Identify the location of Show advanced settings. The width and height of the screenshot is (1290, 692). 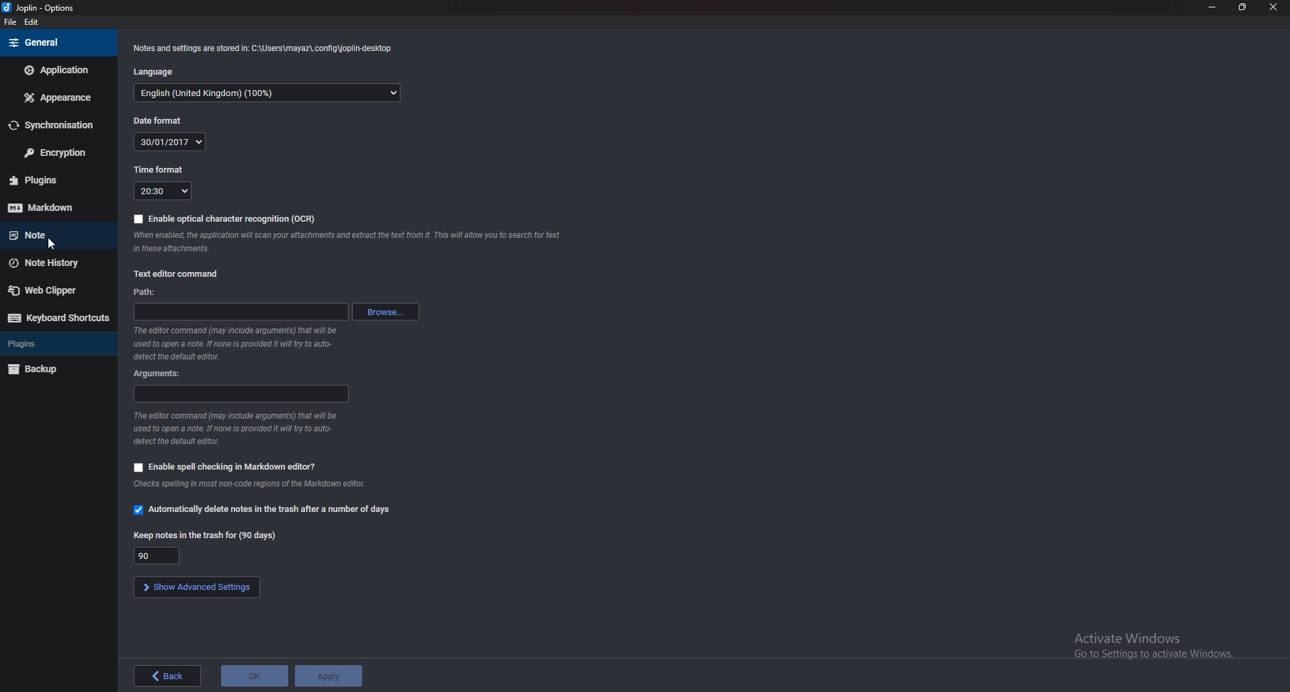
(195, 589).